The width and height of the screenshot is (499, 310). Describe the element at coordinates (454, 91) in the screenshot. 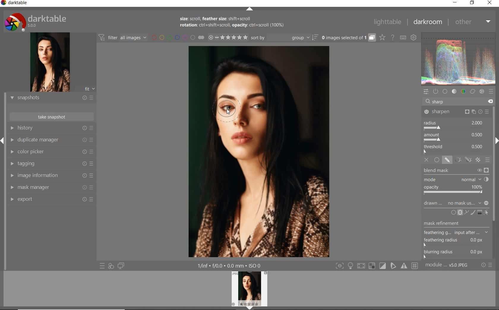

I see `tone` at that location.